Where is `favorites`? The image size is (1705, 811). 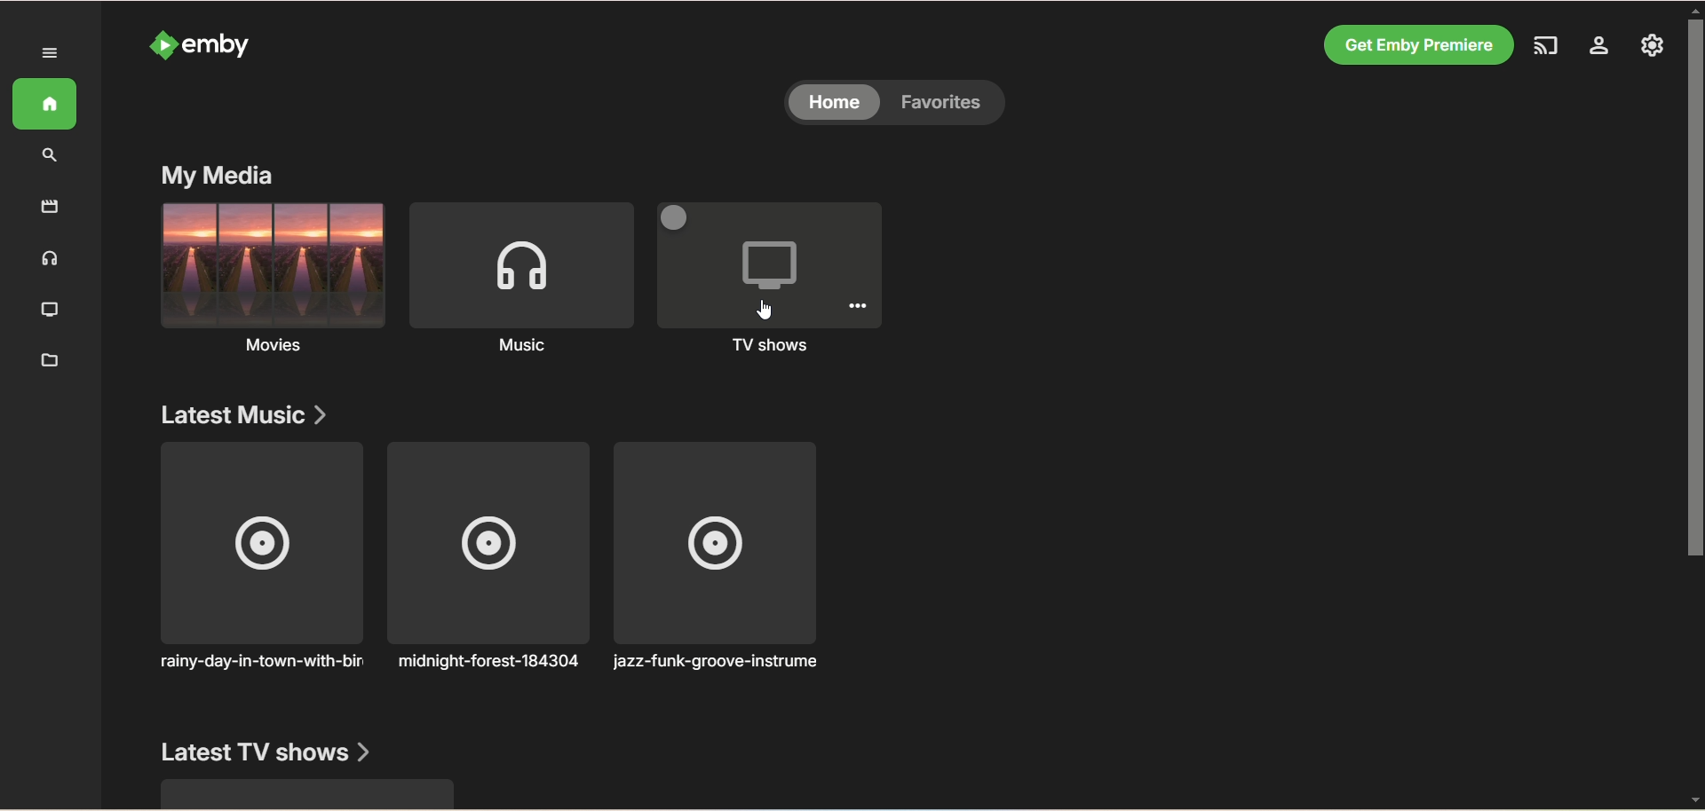 favorites is located at coordinates (956, 105).